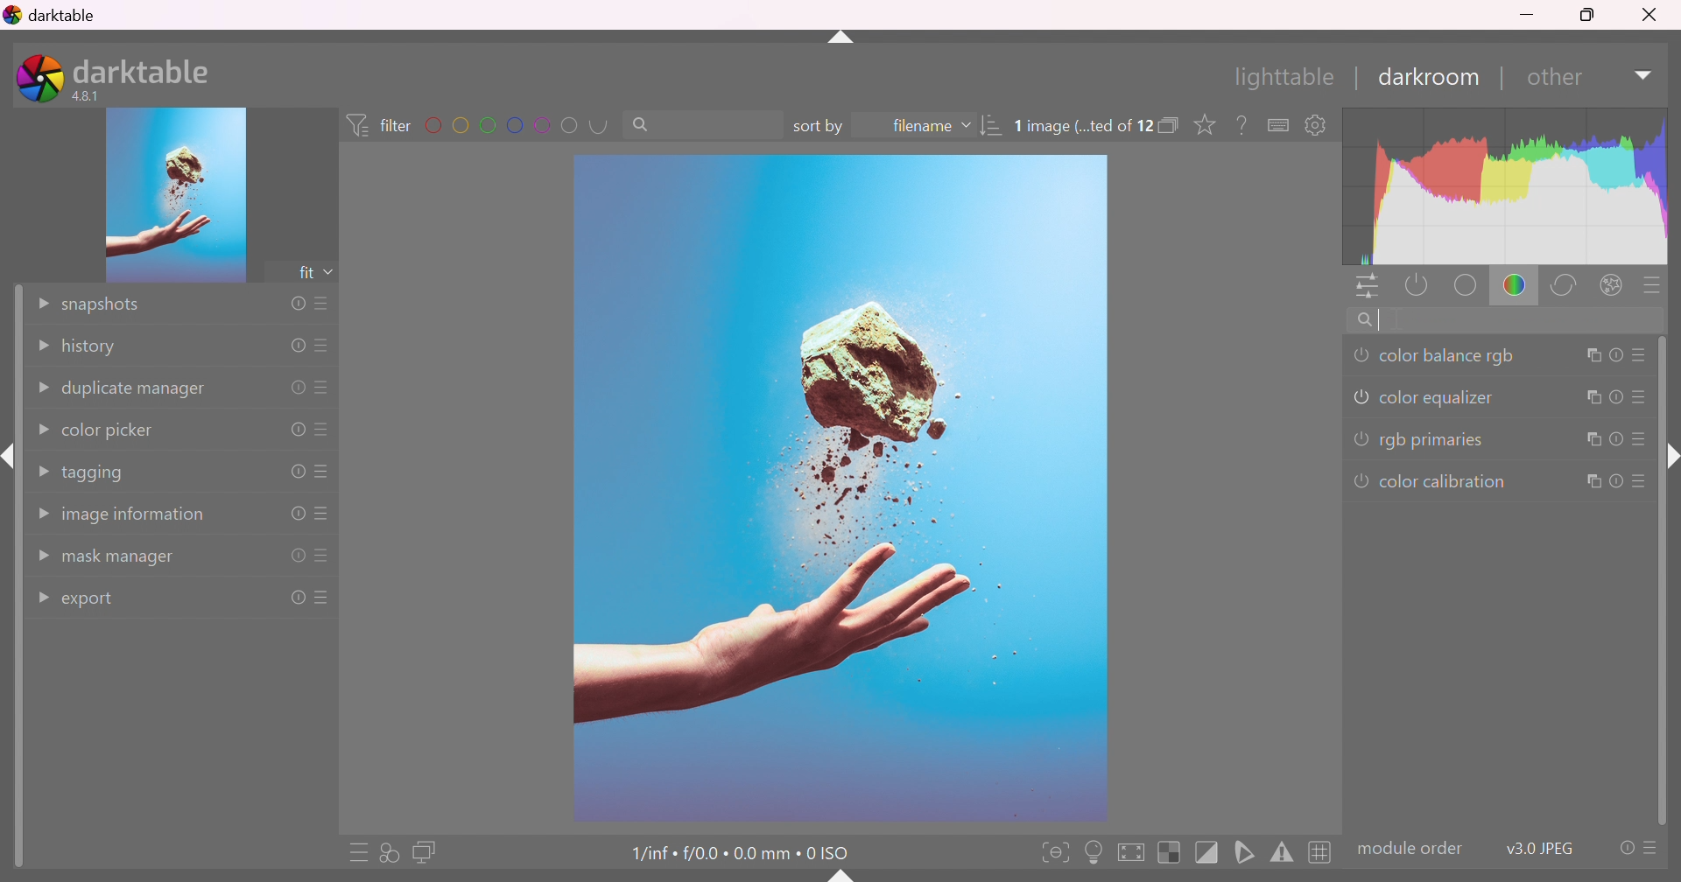 This screenshot has width=1681, height=882. What do you see at coordinates (1651, 849) in the screenshot?
I see `presets` at bounding box center [1651, 849].